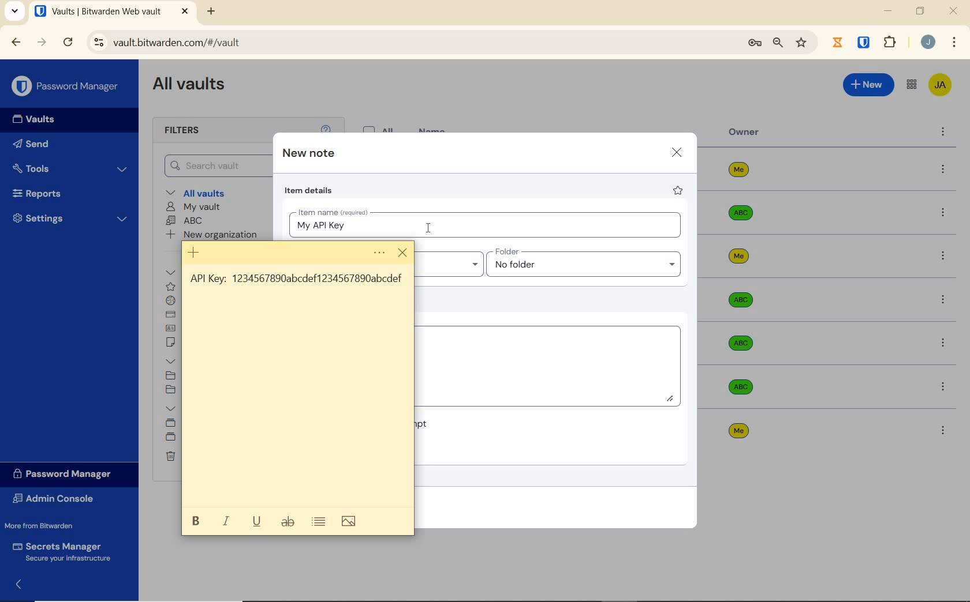 The image size is (970, 602). I want to click on zoom, so click(777, 43).